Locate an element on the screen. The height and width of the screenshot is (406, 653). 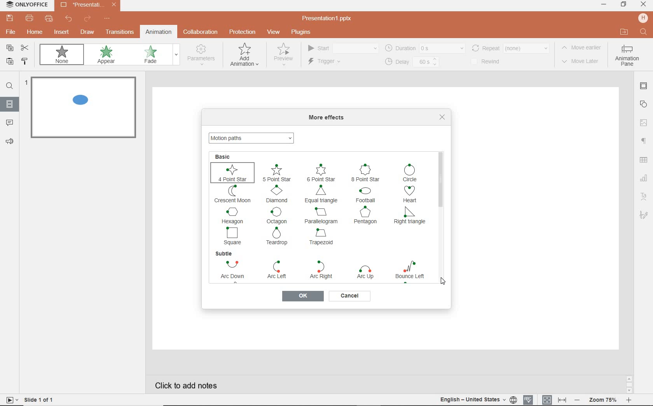
slide 1 of 1 is located at coordinates (41, 401).